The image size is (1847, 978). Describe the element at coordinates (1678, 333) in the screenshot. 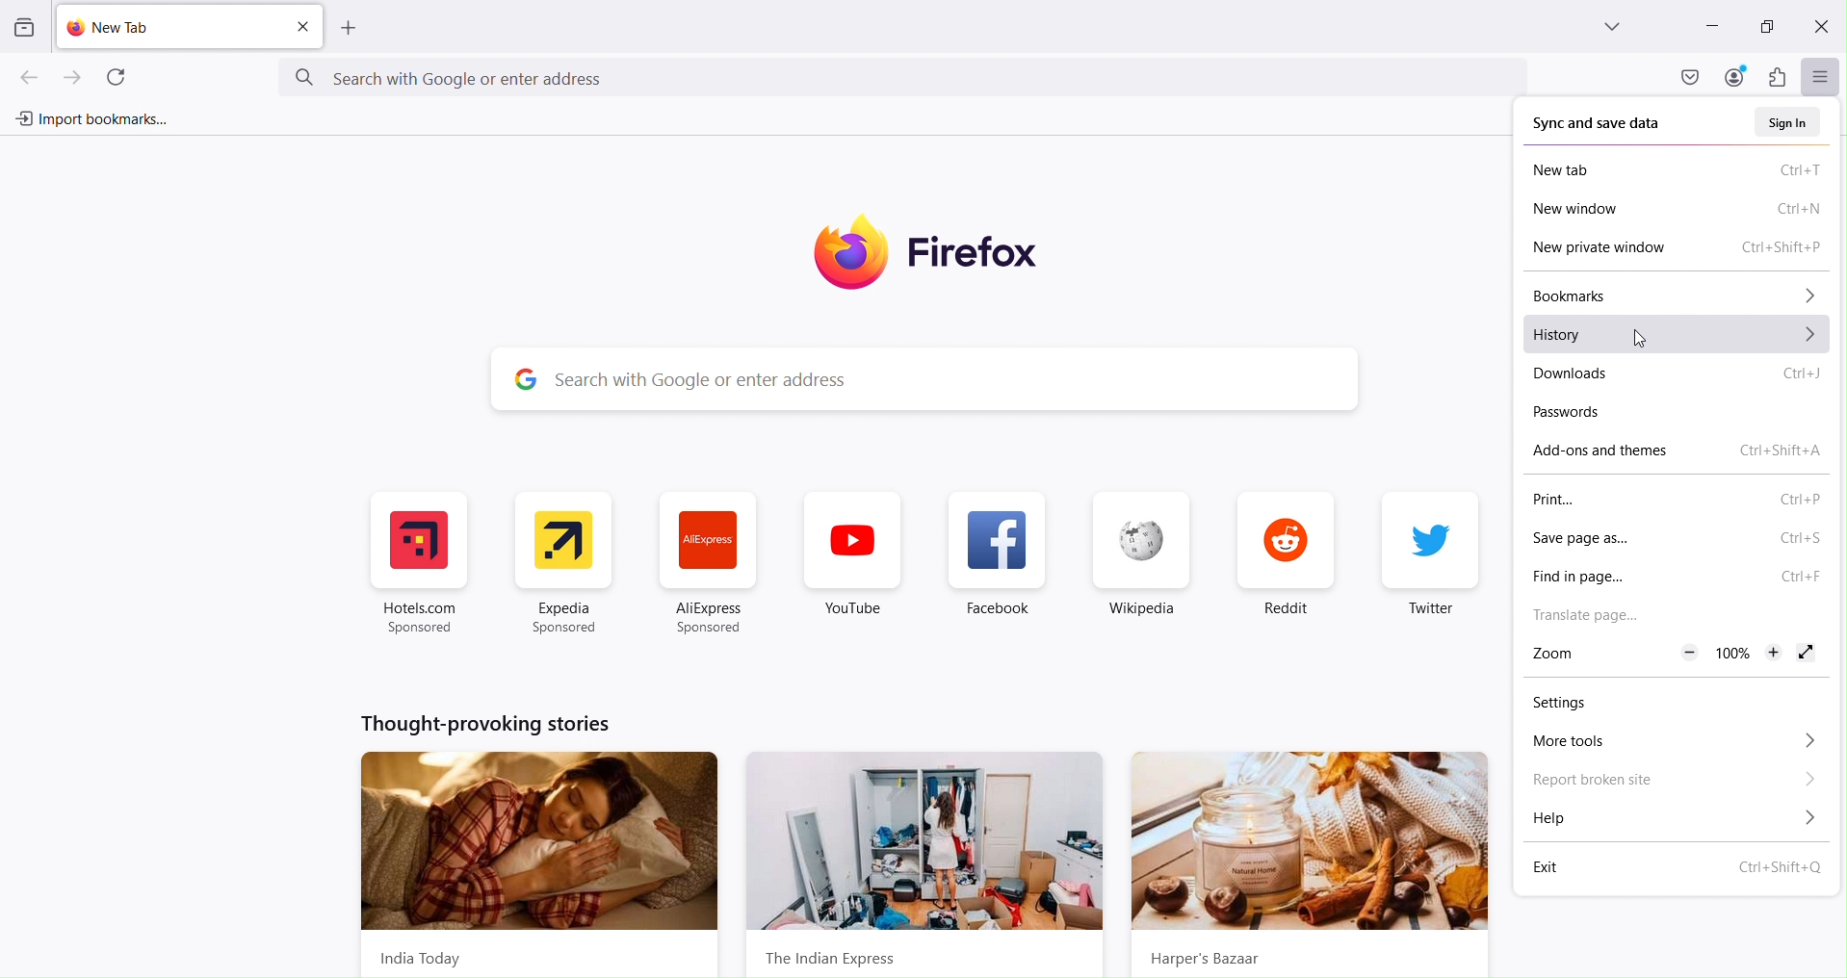

I see `History` at that location.